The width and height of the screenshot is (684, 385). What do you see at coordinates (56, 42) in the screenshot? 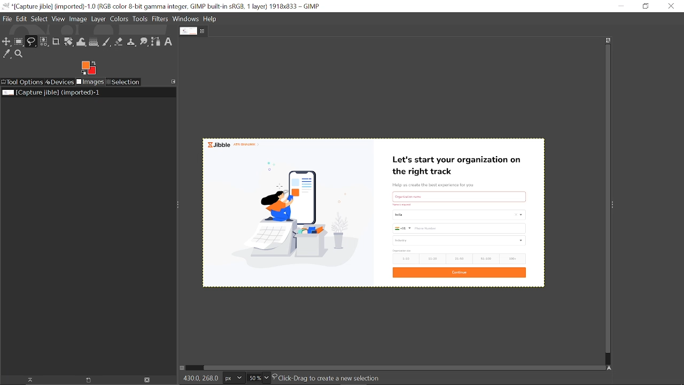
I see `Crop text tool` at bounding box center [56, 42].